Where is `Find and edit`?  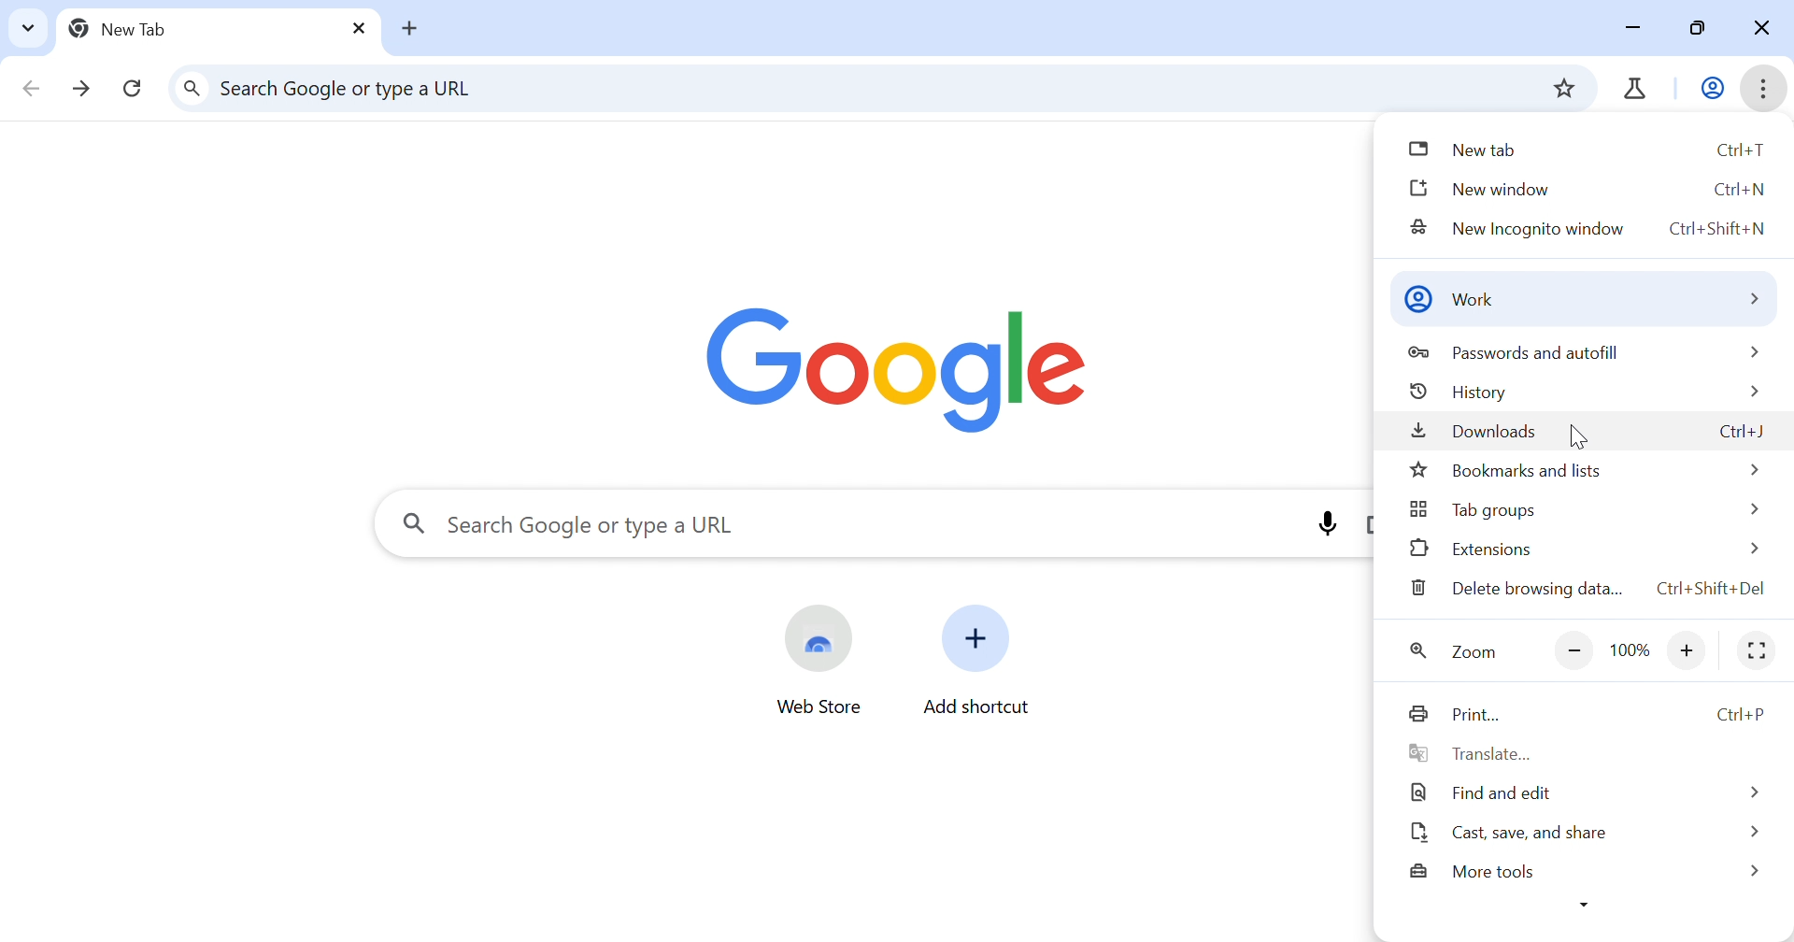 Find and edit is located at coordinates (1484, 793).